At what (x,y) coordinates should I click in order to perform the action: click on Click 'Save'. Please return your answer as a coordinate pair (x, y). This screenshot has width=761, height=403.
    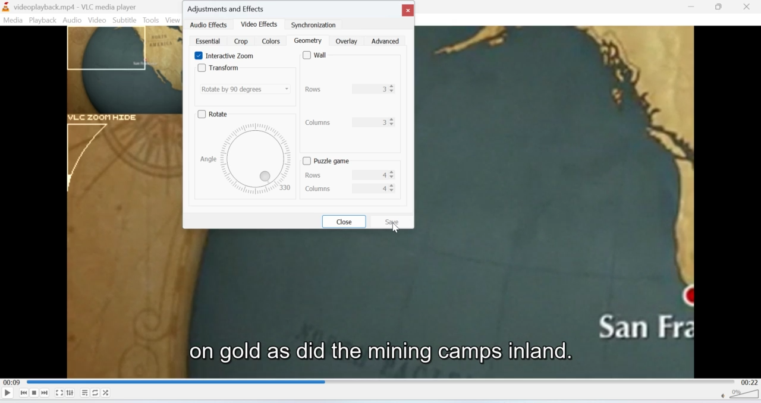
    Looking at the image, I should click on (394, 222).